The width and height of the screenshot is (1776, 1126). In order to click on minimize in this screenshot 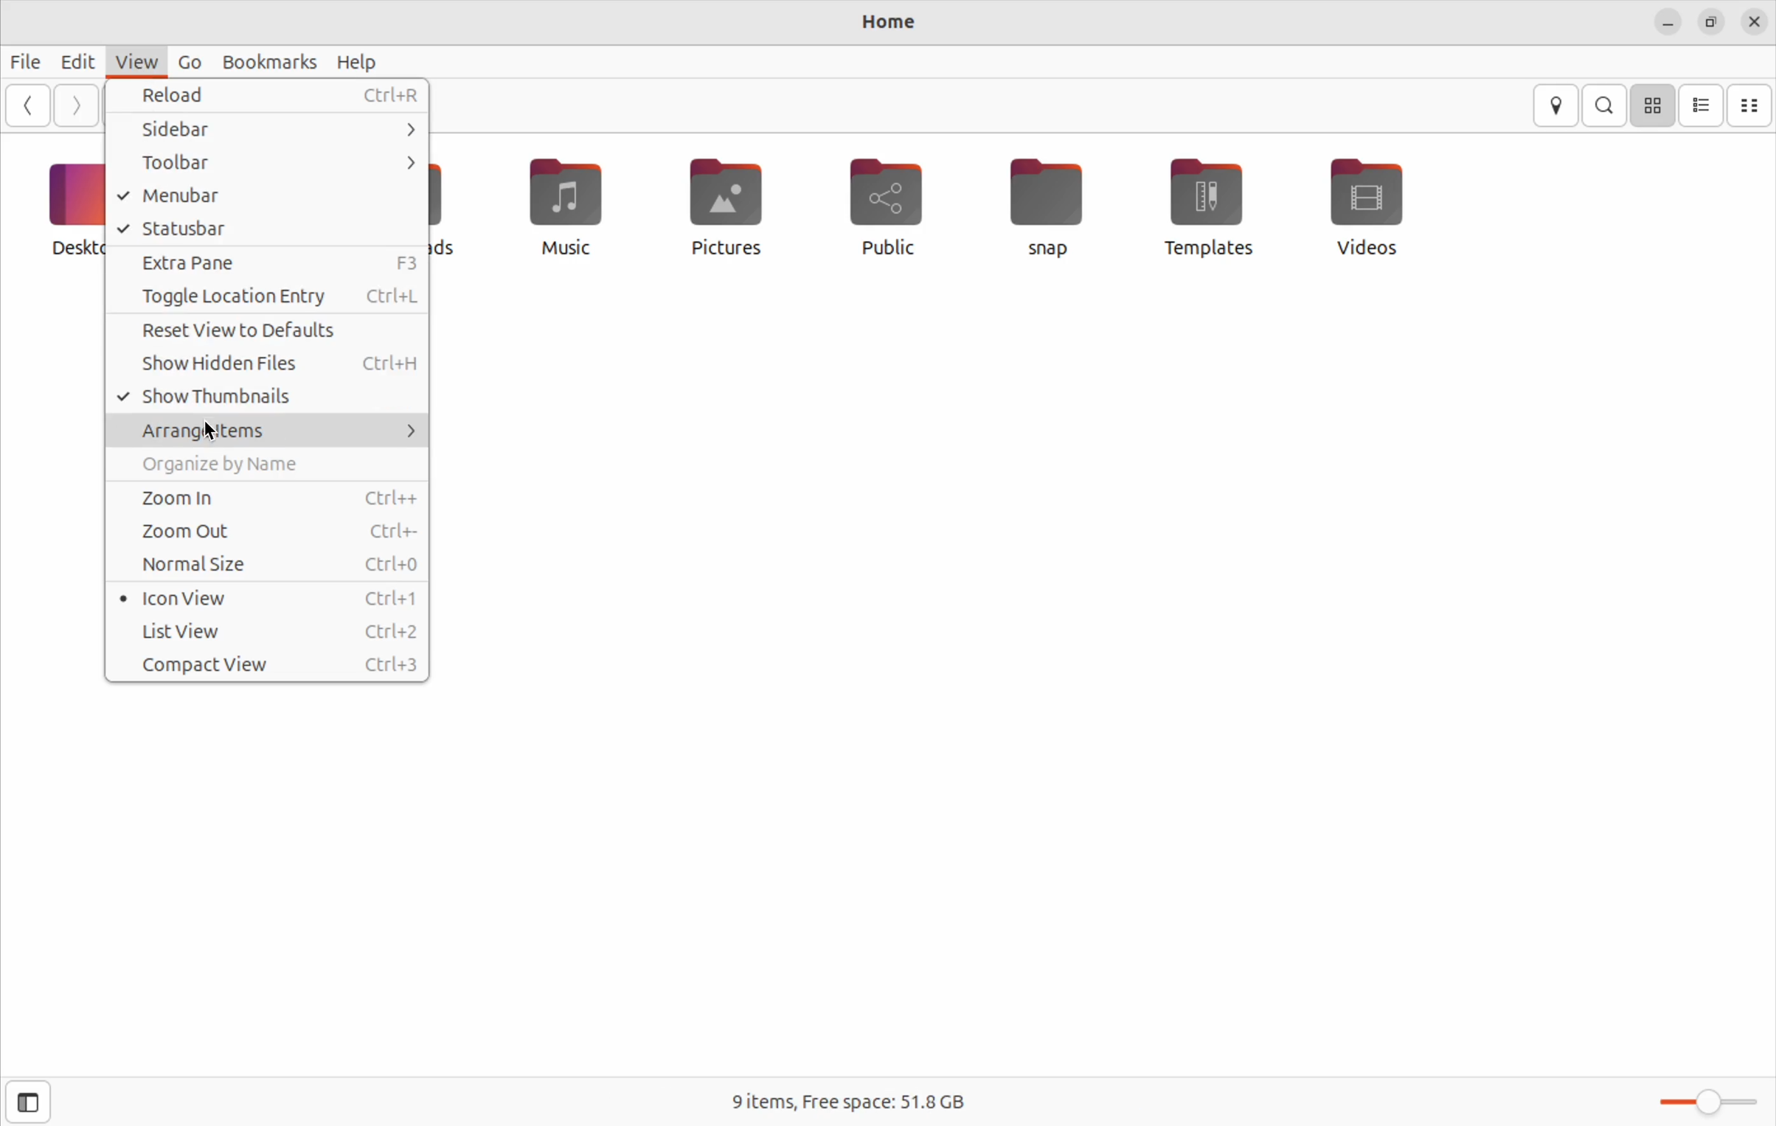, I will do `click(1667, 24)`.